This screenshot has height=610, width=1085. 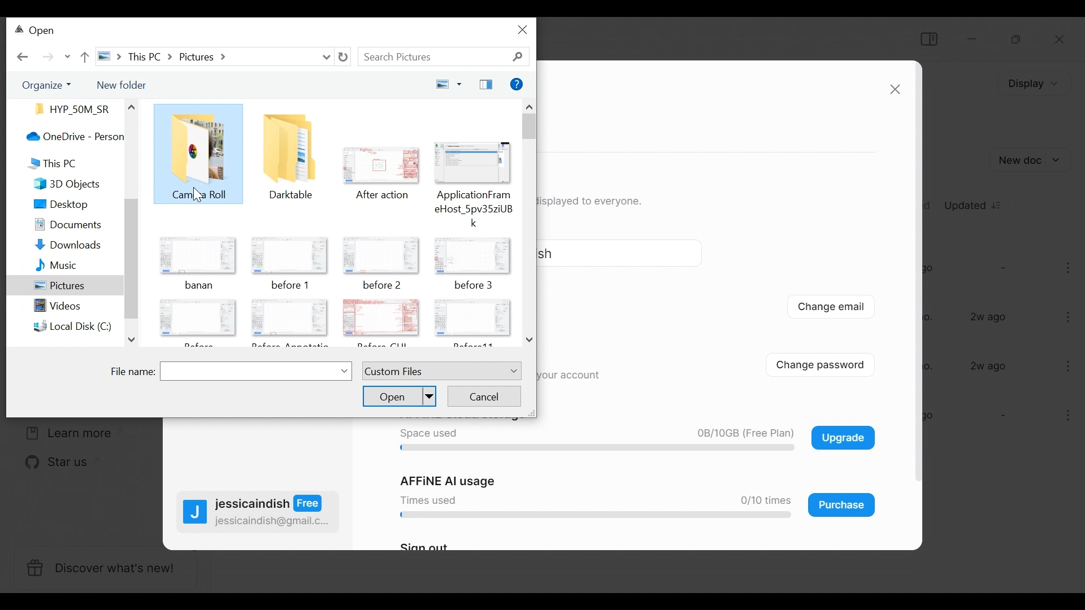 What do you see at coordinates (895, 90) in the screenshot?
I see `close` at bounding box center [895, 90].